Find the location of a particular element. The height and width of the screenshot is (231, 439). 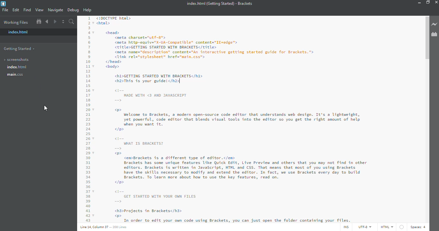

screenshots is located at coordinates (17, 60).